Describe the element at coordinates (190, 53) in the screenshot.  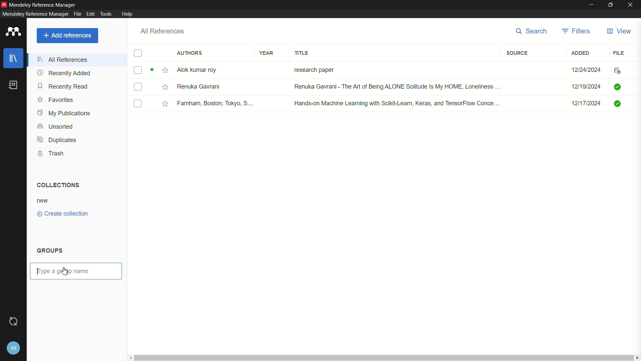
I see `authors` at that location.